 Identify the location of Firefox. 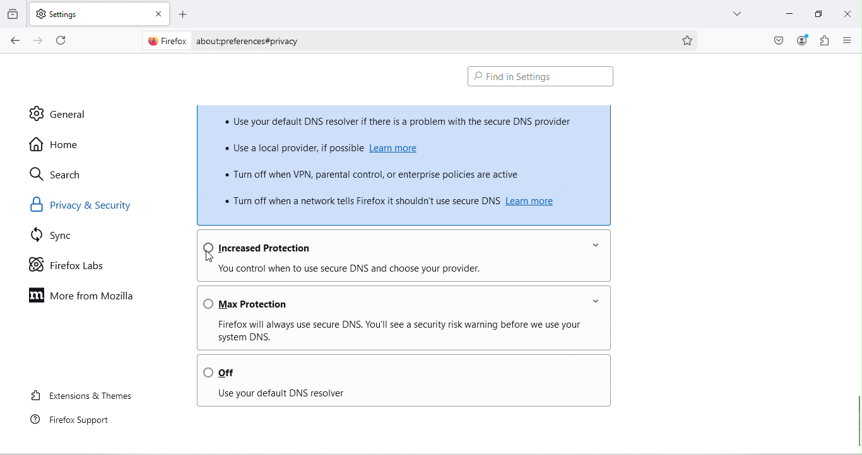
(165, 42).